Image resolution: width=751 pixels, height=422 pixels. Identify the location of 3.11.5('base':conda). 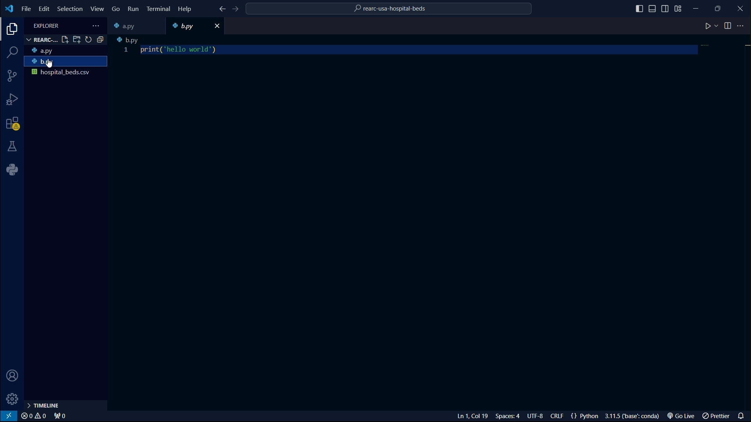
(632, 416).